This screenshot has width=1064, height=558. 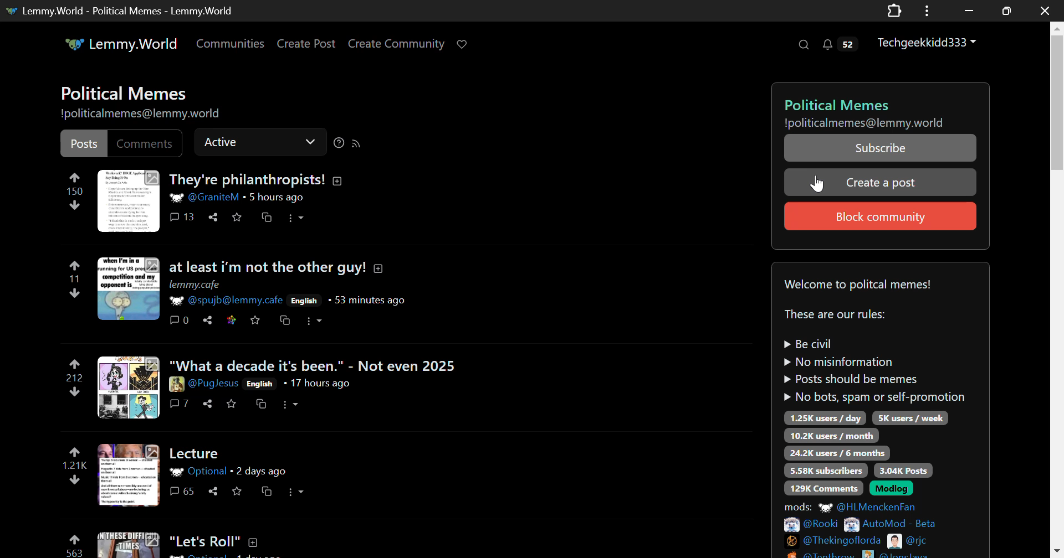 What do you see at coordinates (255, 179) in the screenshot?
I see `They're philanthropists!` at bounding box center [255, 179].